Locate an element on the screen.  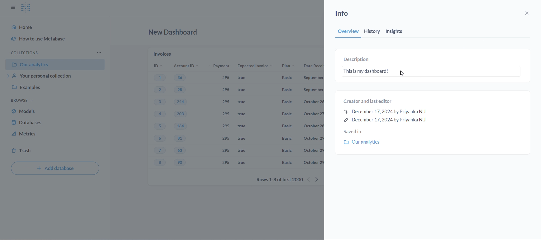
account ID's is located at coordinates (185, 66).